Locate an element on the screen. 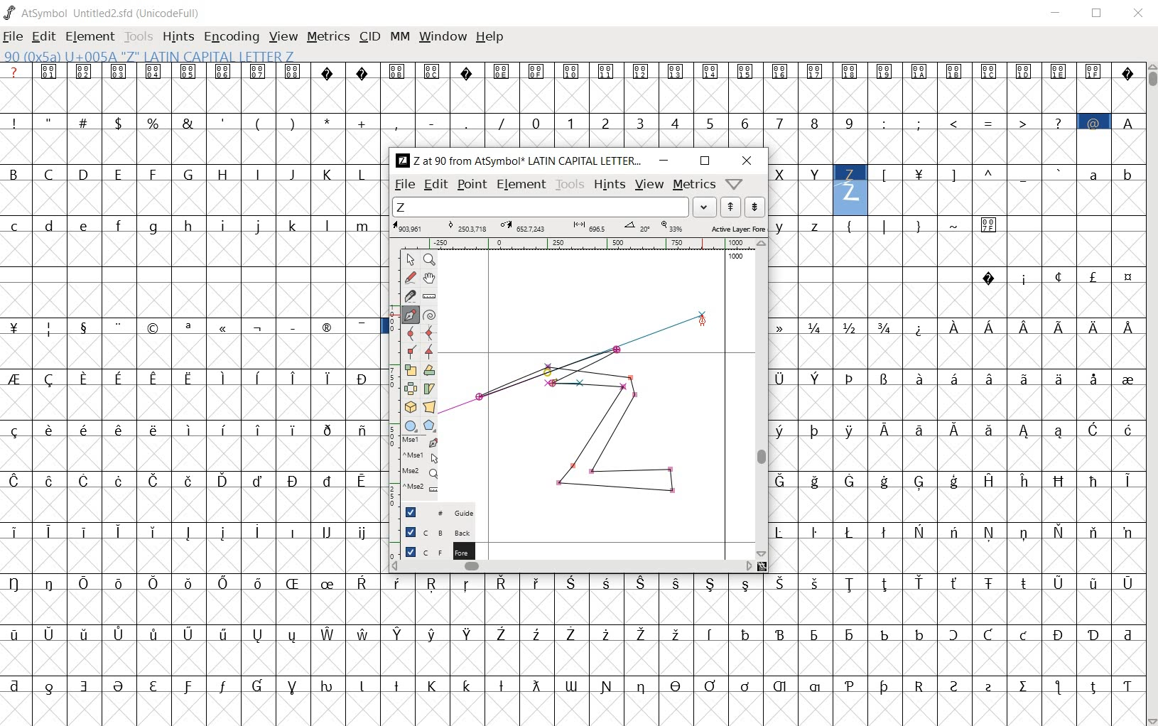 The image size is (1158, 726). polygon or star is located at coordinates (430, 426).